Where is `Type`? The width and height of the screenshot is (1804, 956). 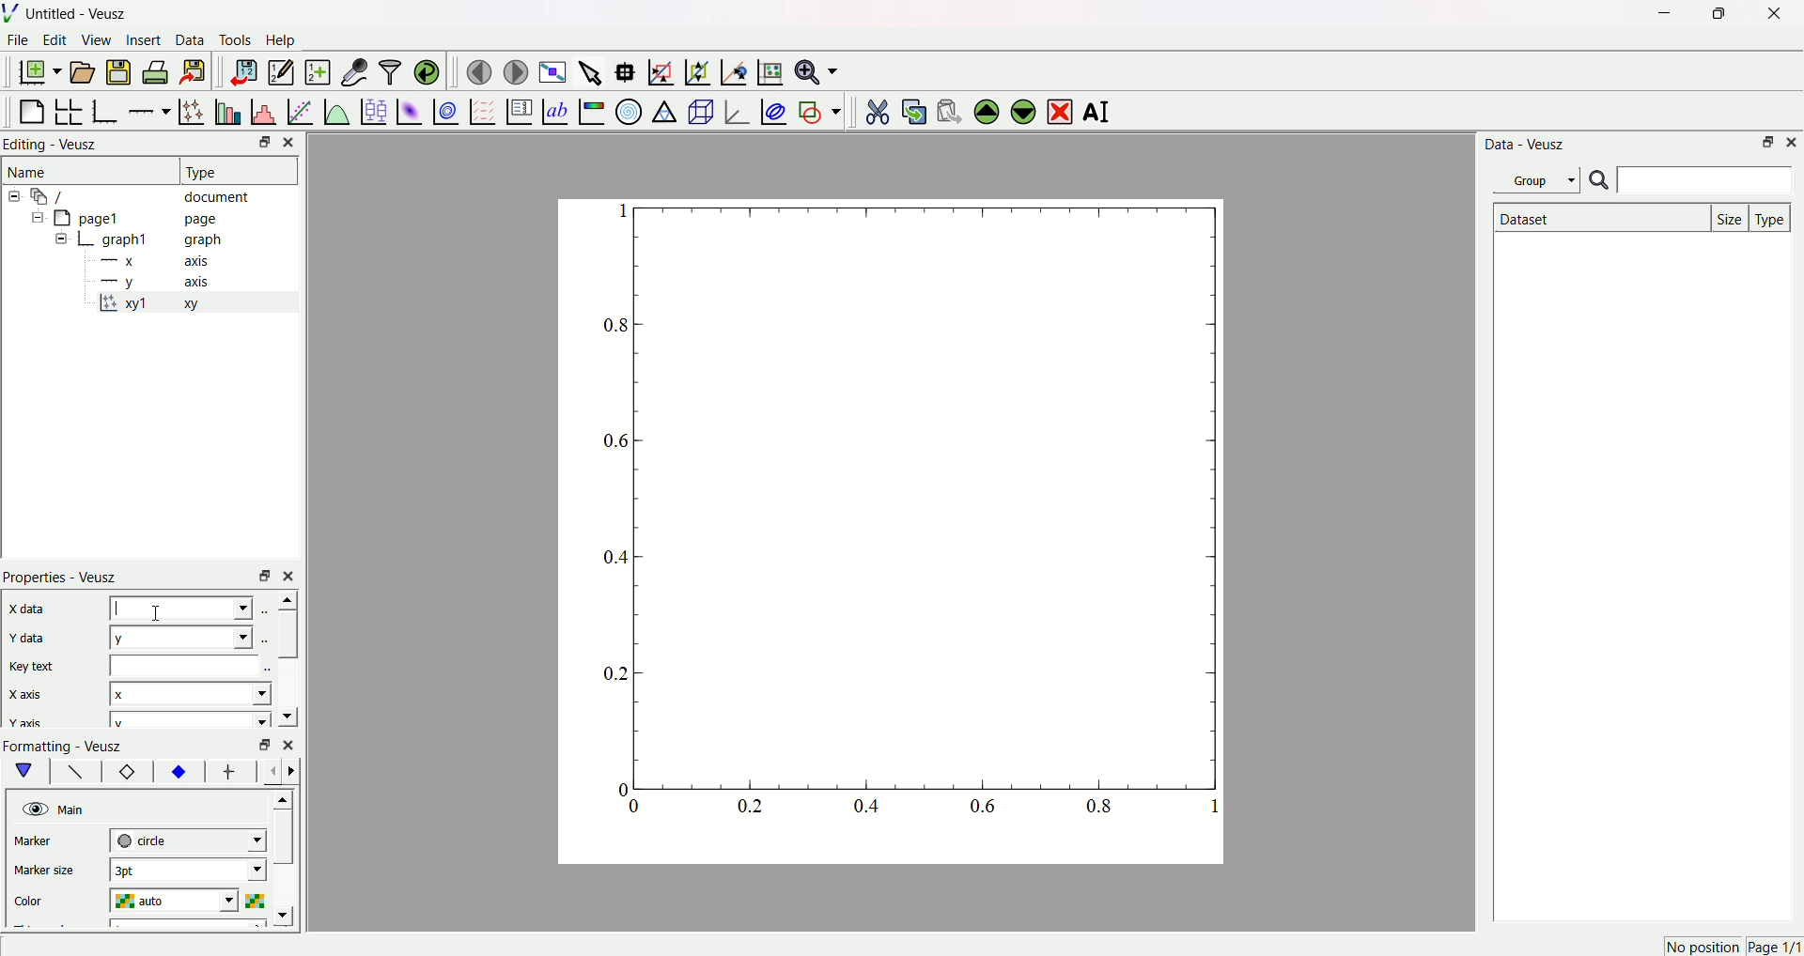 Type is located at coordinates (230, 170).